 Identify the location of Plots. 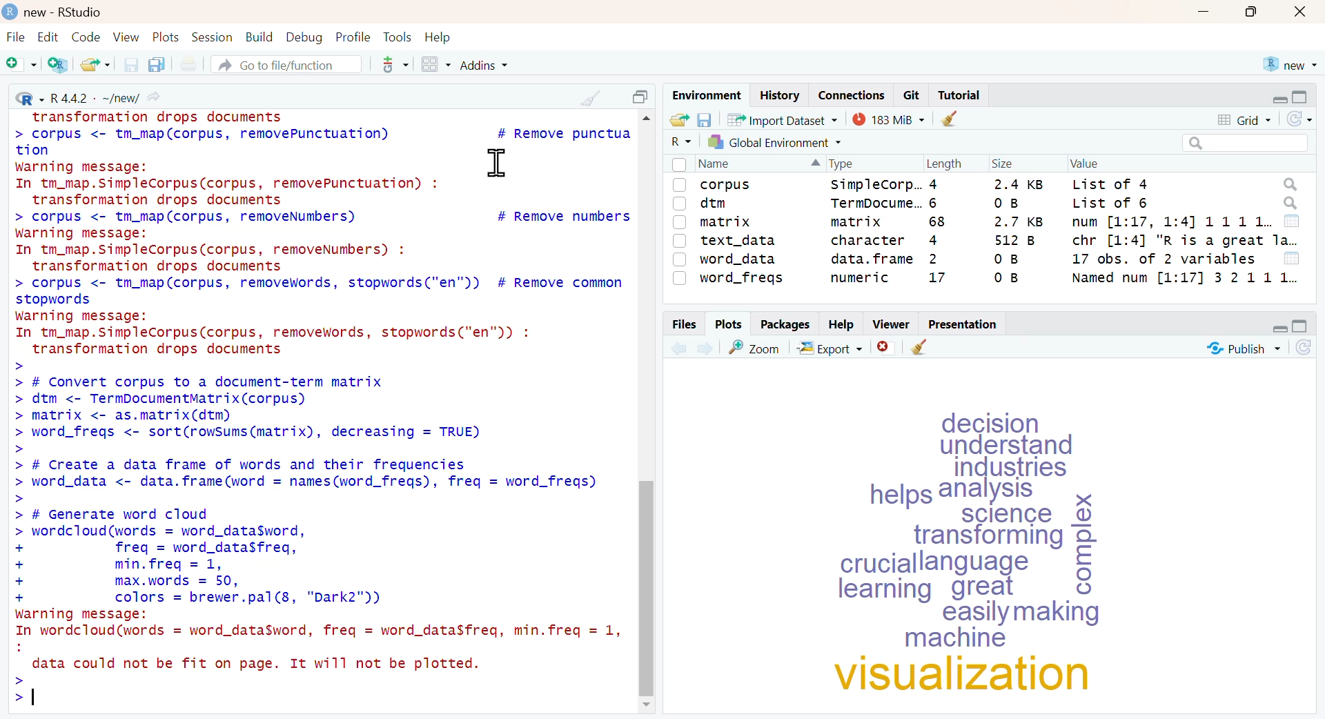
(728, 323).